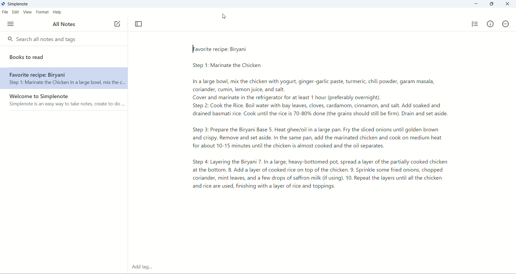 The width and height of the screenshot is (516, 274). Describe the element at coordinates (139, 24) in the screenshot. I see `toggle focus mode` at that location.